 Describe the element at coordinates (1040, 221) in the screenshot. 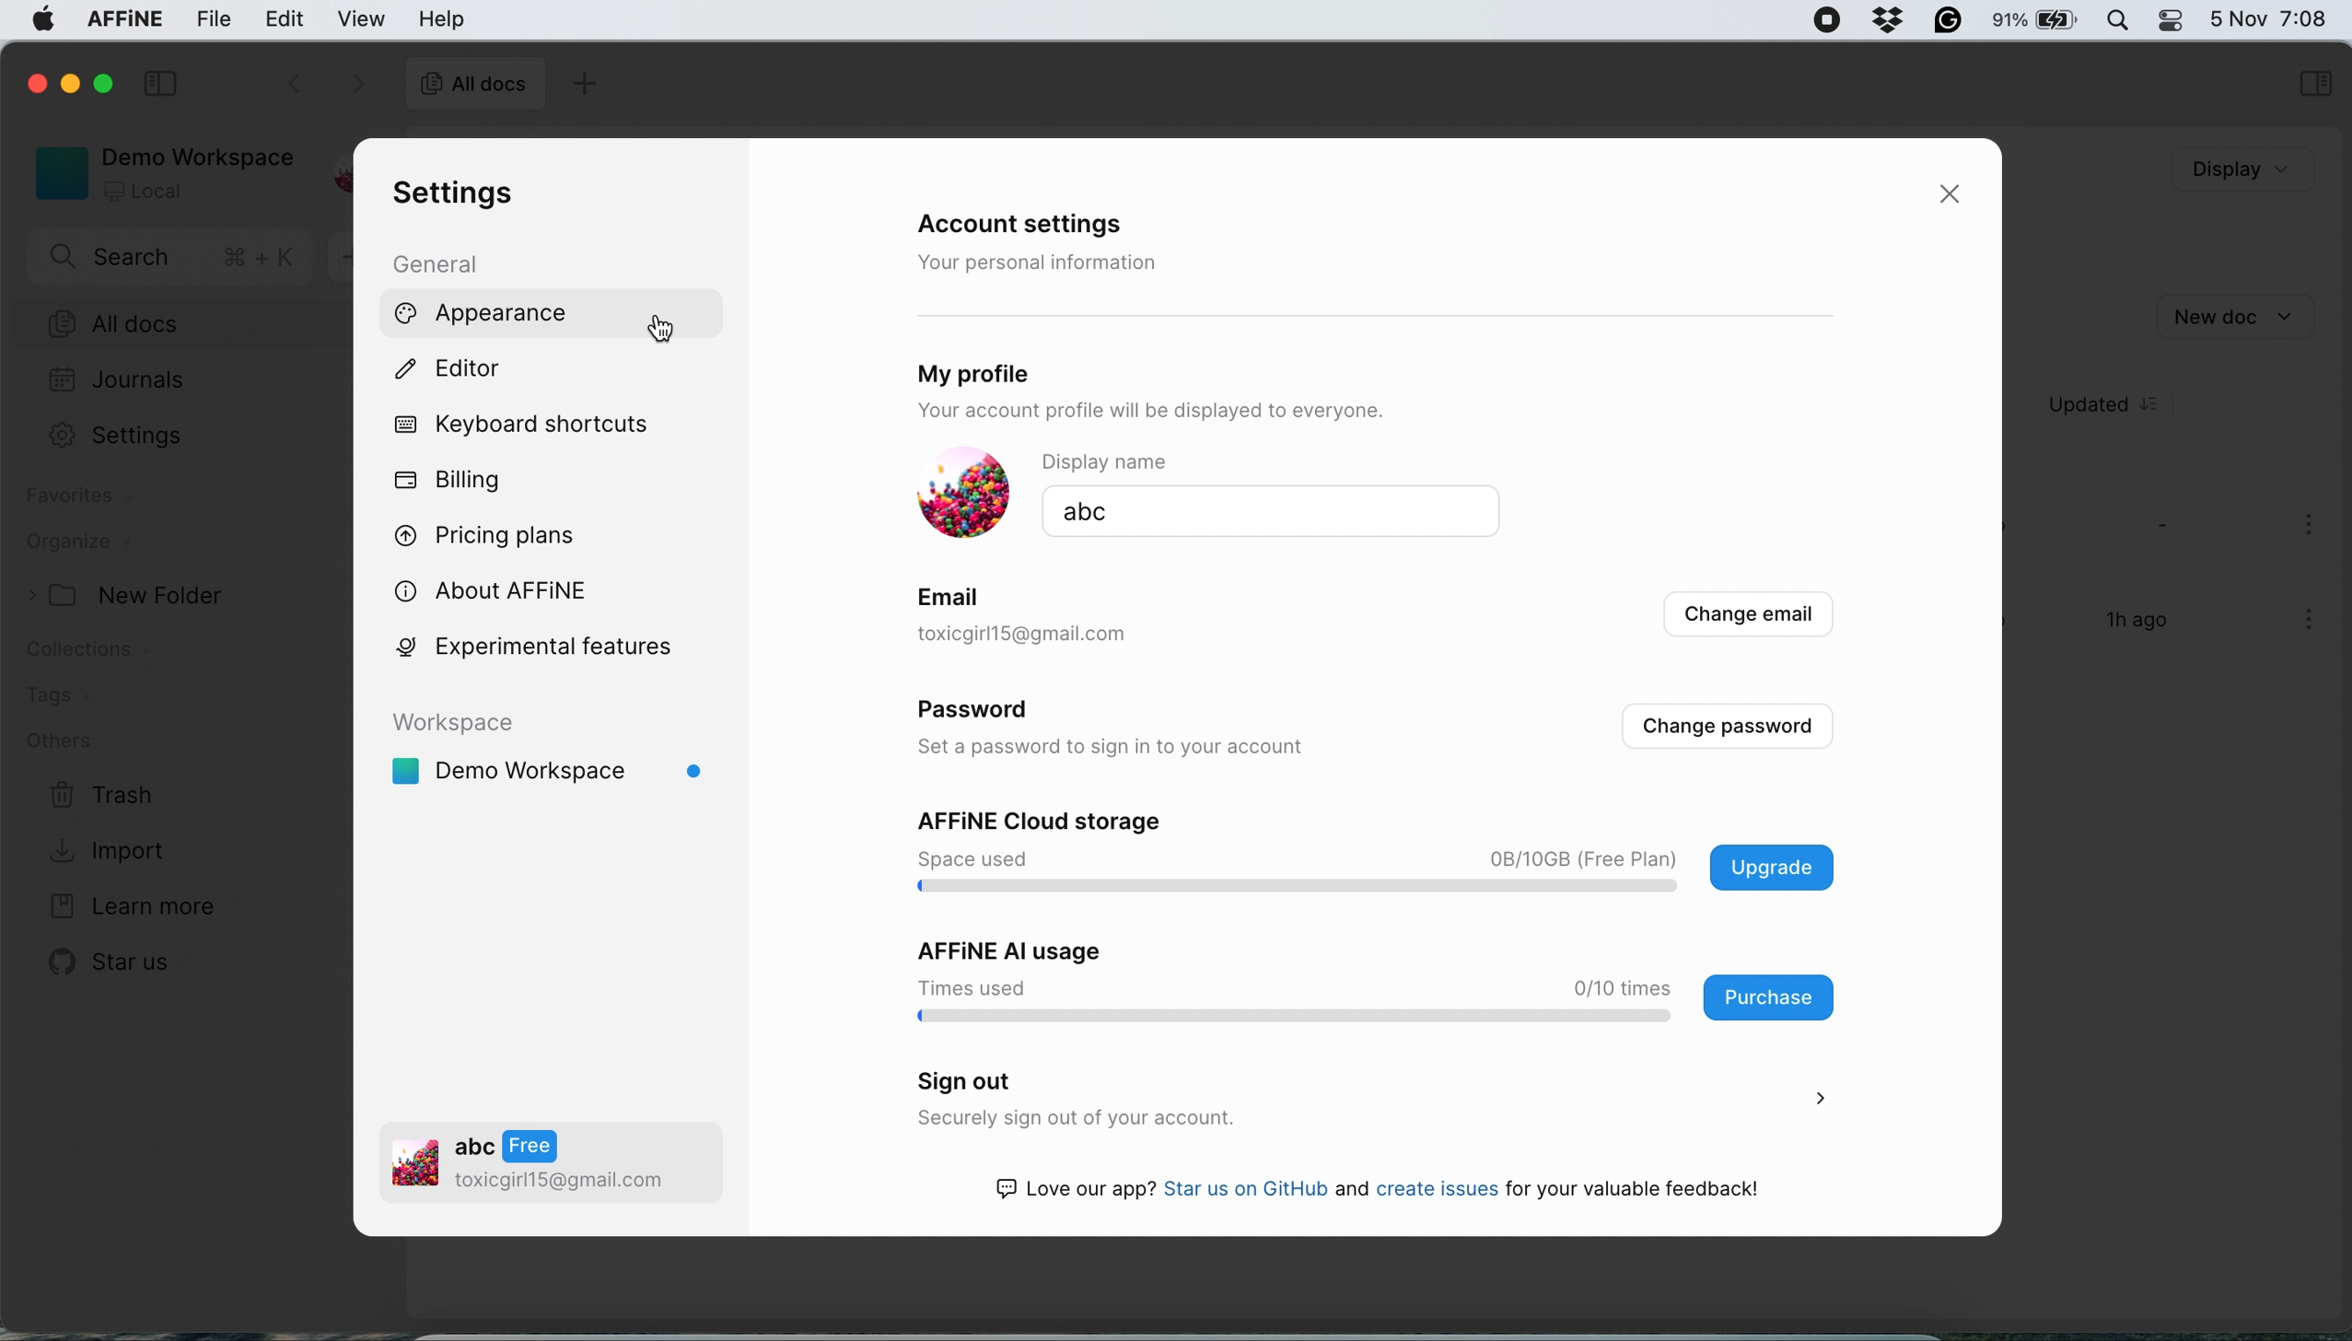

I see `account settings` at that location.